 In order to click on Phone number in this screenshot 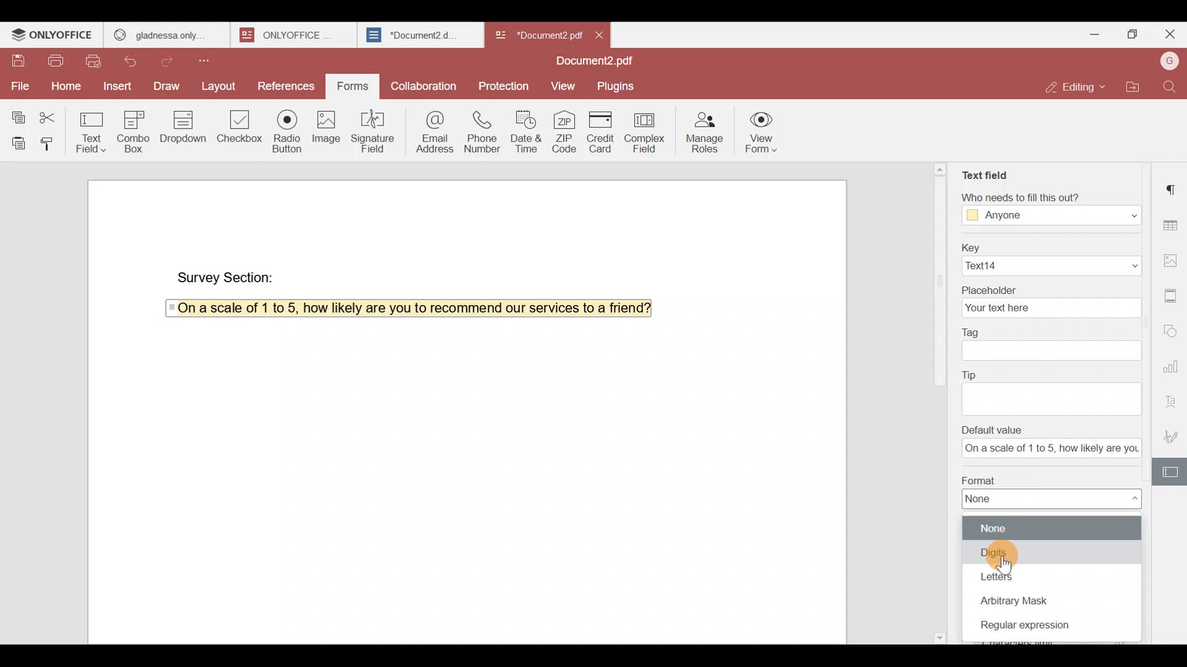, I will do `click(483, 131)`.